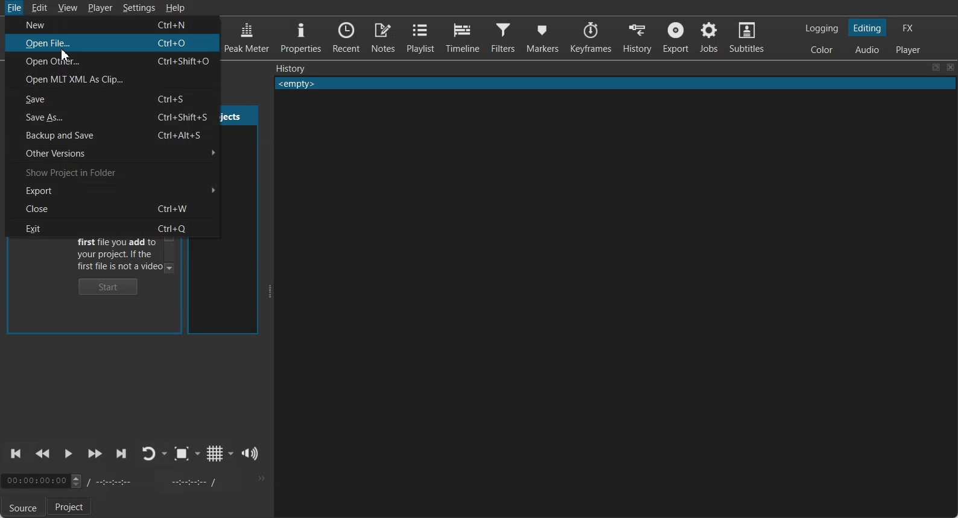 The height and width of the screenshot is (518, 958). What do you see at coordinates (637, 37) in the screenshot?
I see `History` at bounding box center [637, 37].